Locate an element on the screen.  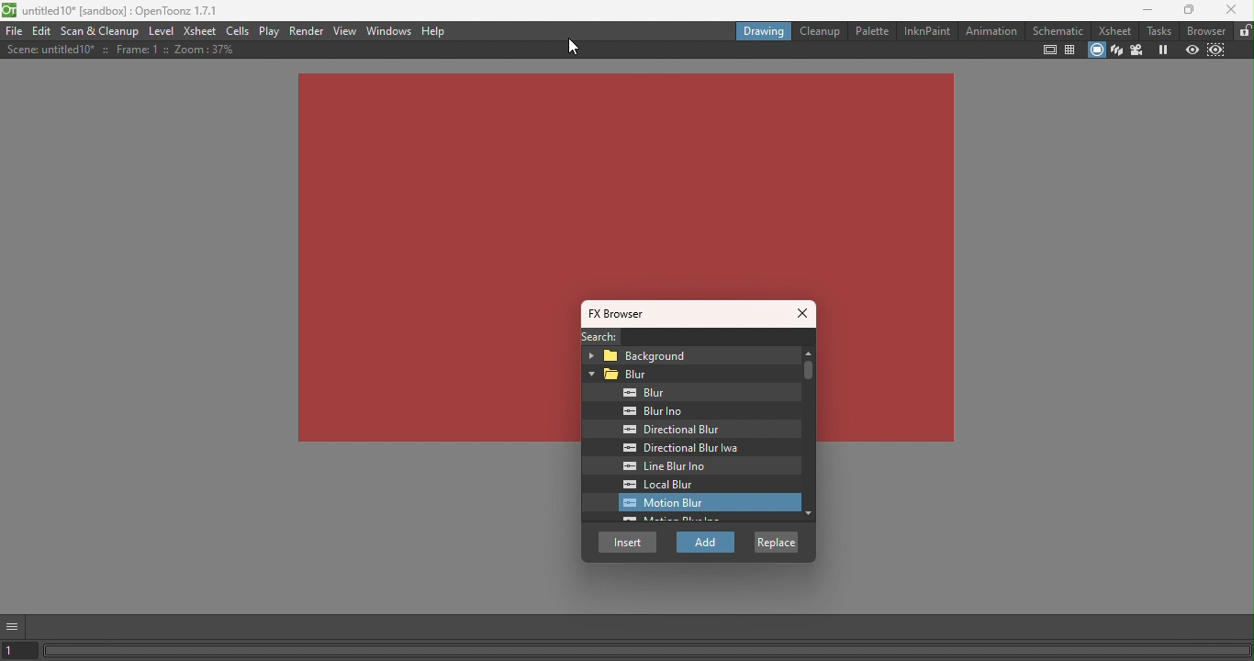
Set the current frame is located at coordinates (19, 652).